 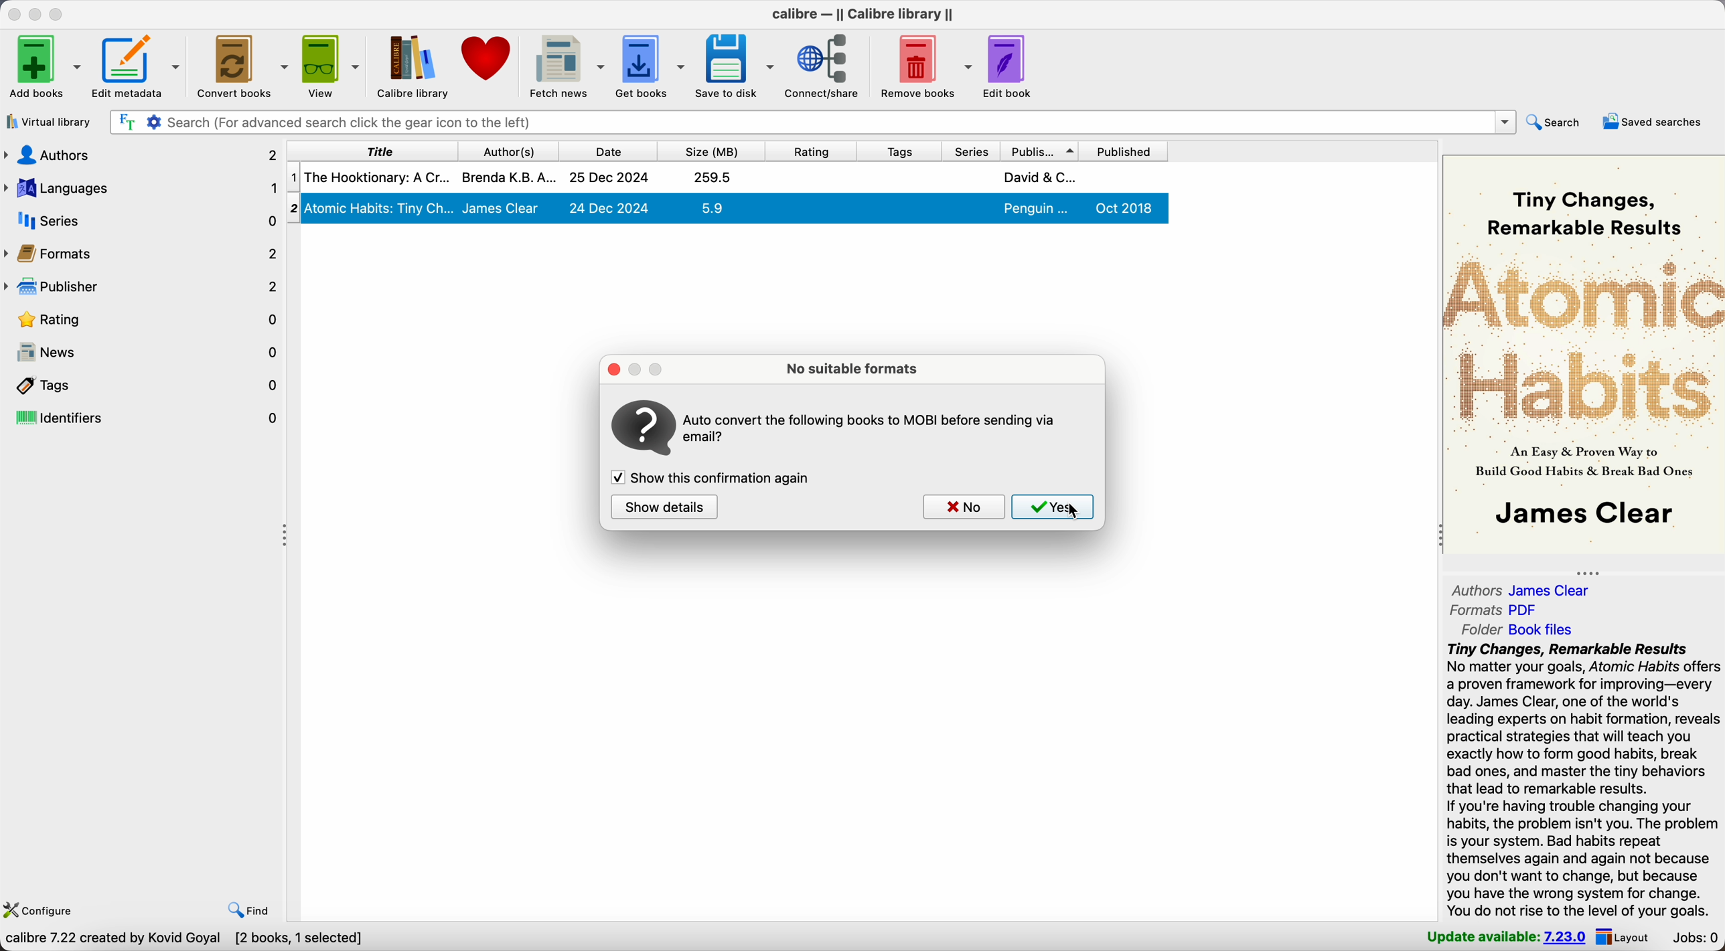 What do you see at coordinates (143, 353) in the screenshot?
I see `news` at bounding box center [143, 353].